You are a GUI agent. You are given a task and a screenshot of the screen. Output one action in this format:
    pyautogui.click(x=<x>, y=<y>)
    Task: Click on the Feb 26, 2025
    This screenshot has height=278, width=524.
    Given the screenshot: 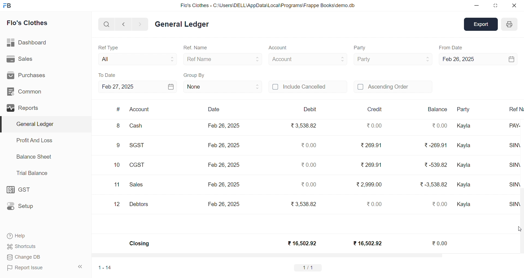 What is the action you would take?
    pyautogui.click(x=225, y=144)
    